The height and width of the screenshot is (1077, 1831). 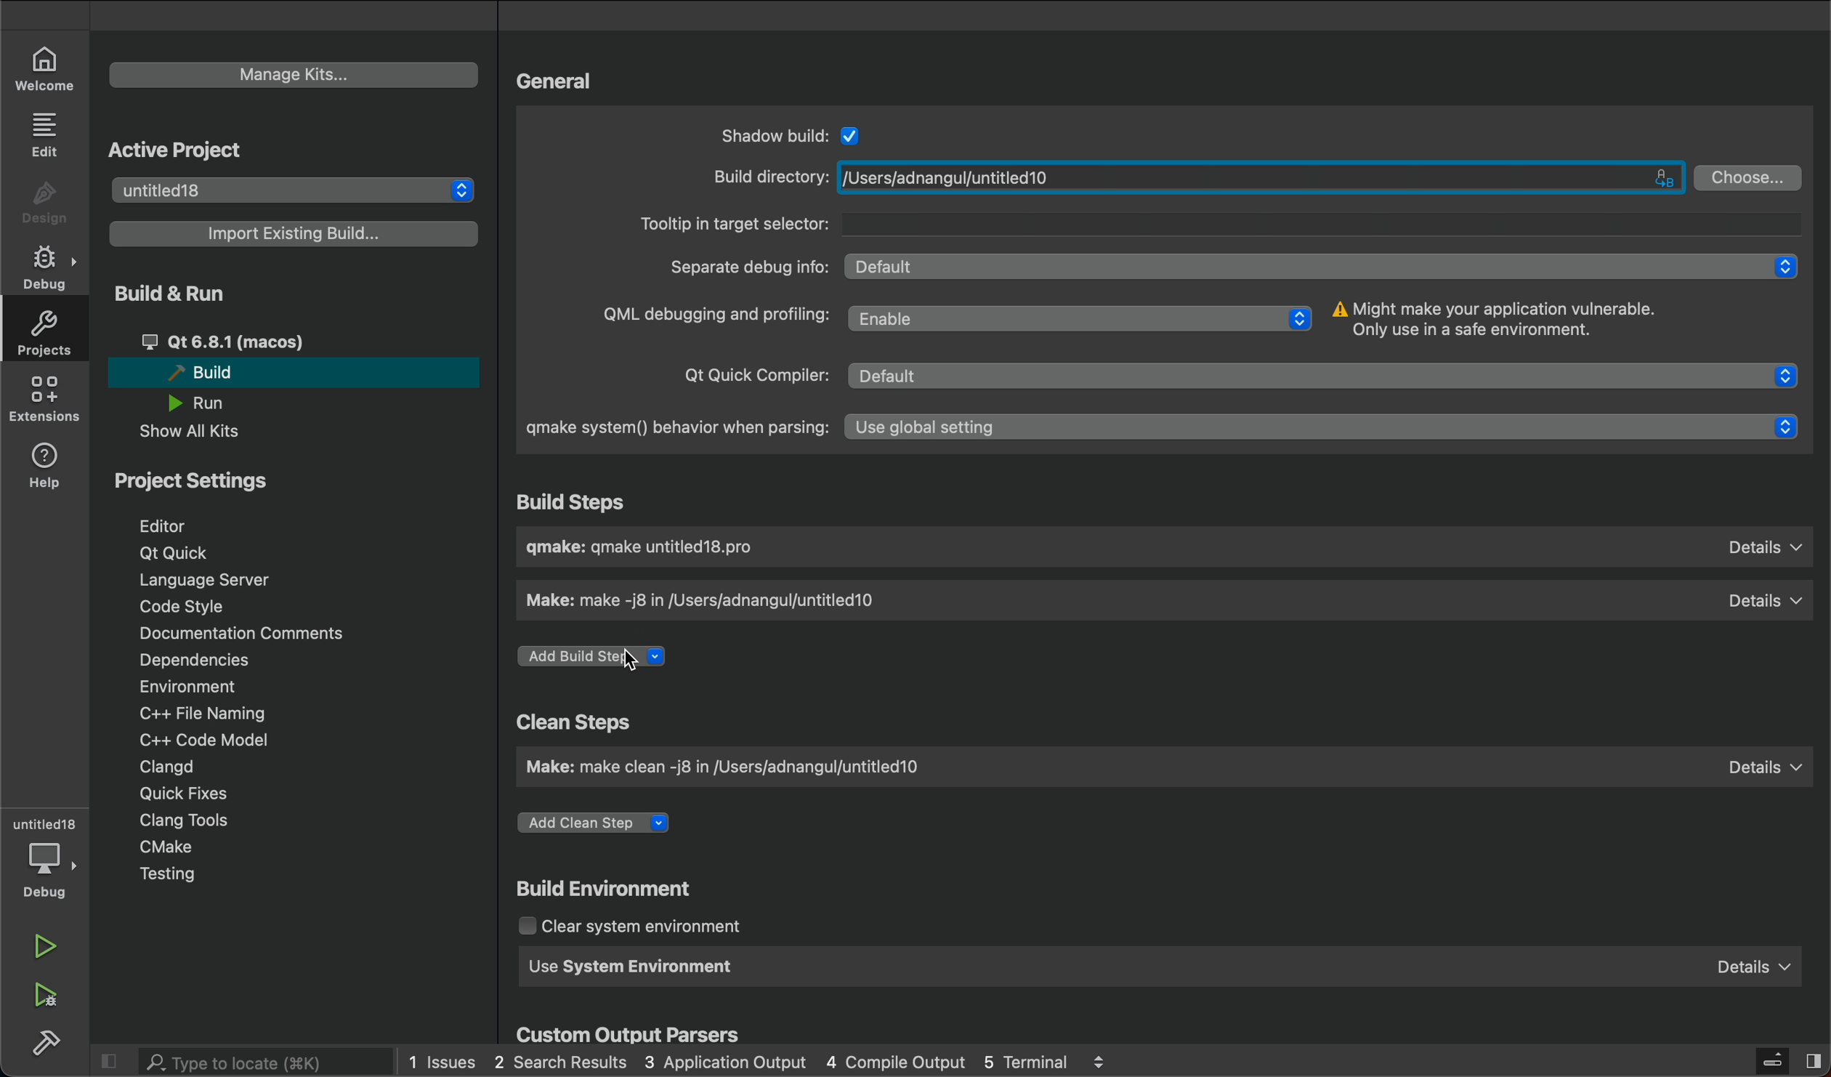 What do you see at coordinates (45, 68) in the screenshot?
I see `welcome` at bounding box center [45, 68].